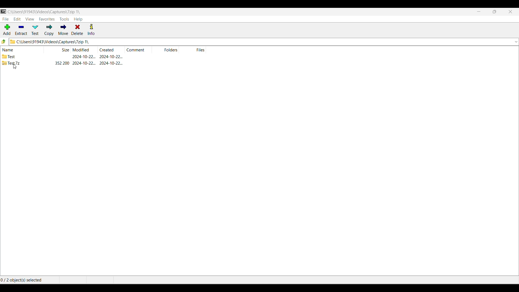 The height and width of the screenshot is (292, 519). What do you see at coordinates (200, 50) in the screenshot?
I see `Files column` at bounding box center [200, 50].